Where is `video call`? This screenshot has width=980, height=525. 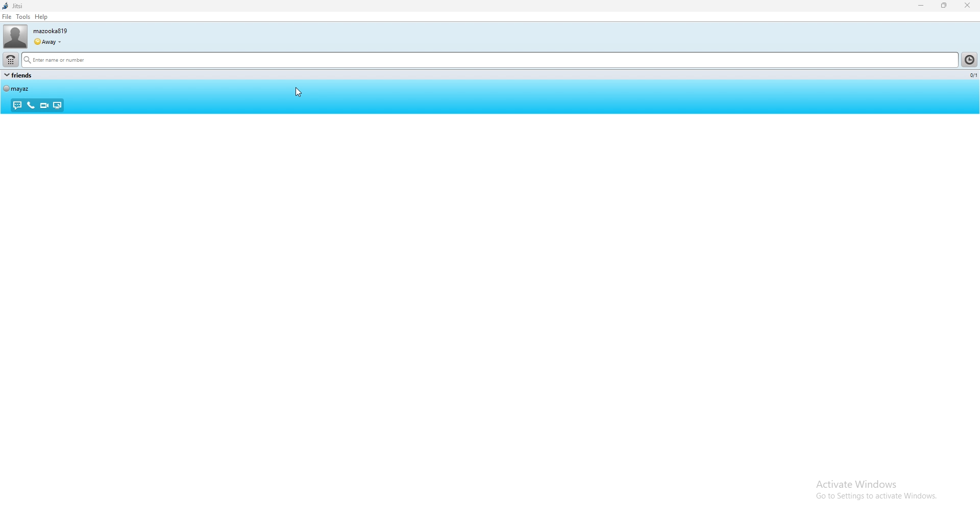
video call is located at coordinates (44, 106).